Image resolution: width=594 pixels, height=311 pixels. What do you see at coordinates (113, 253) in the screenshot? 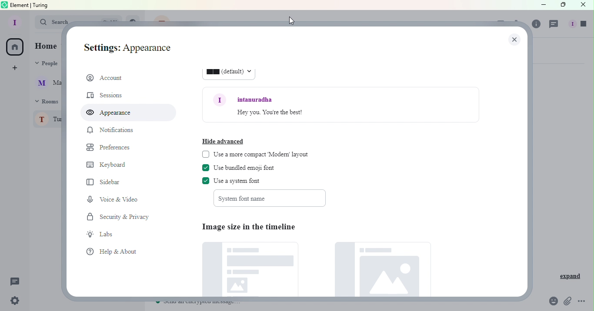
I see `Help and about` at bounding box center [113, 253].